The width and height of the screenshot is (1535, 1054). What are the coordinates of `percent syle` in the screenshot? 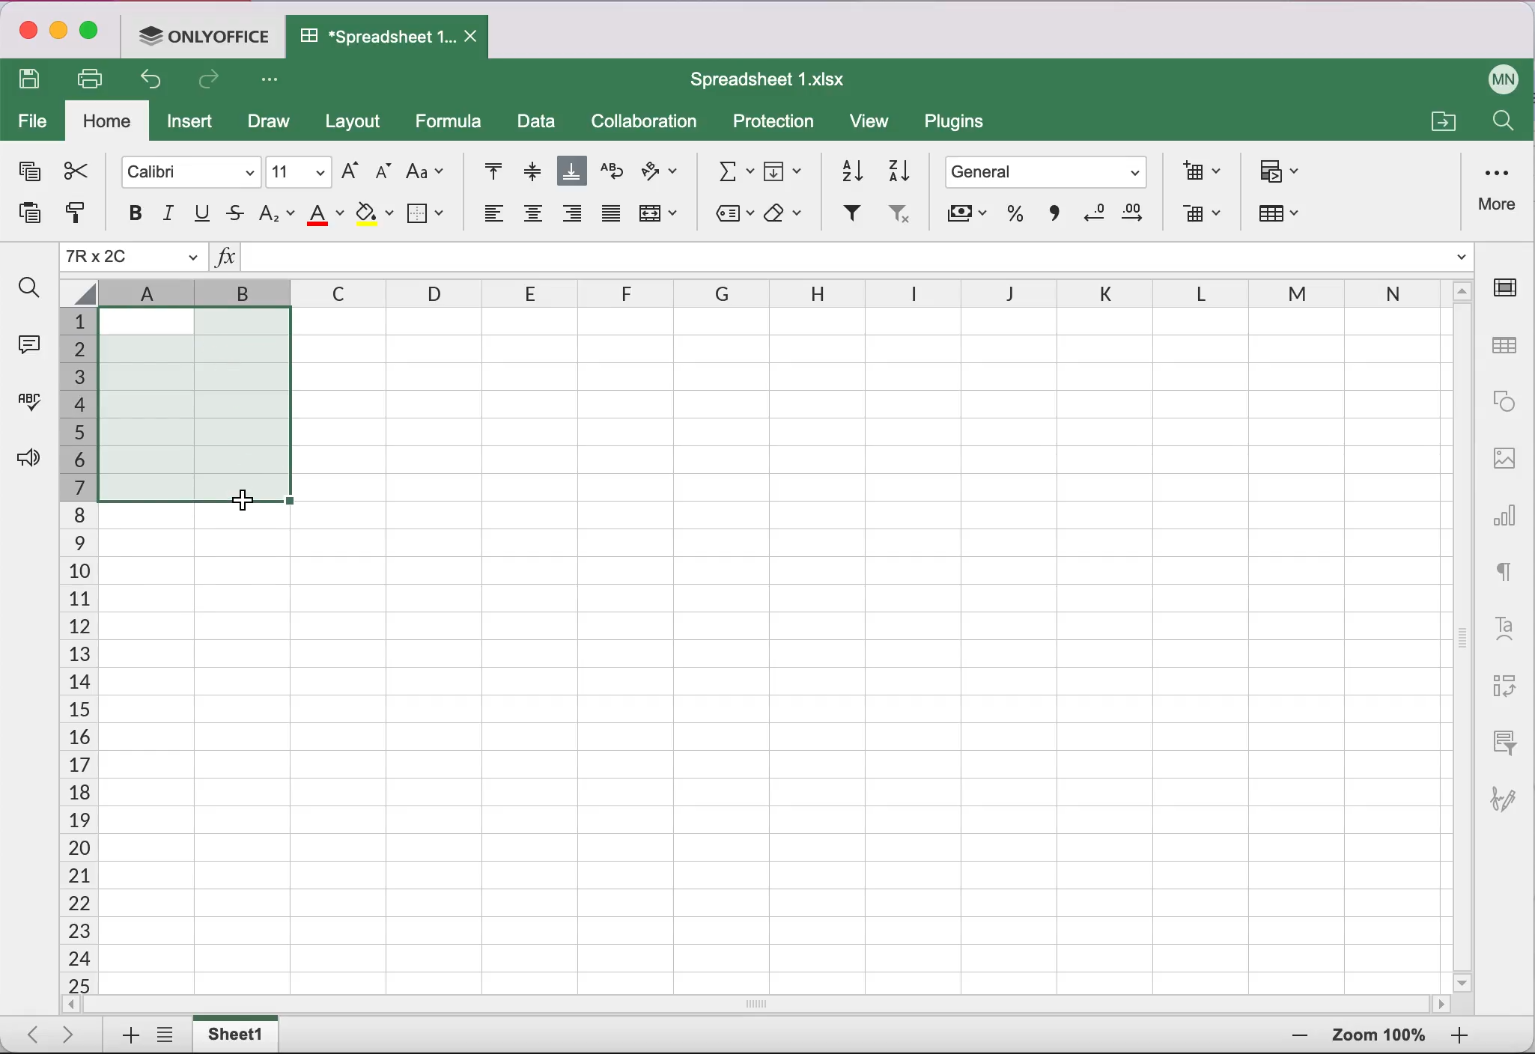 It's located at (1012, 217).